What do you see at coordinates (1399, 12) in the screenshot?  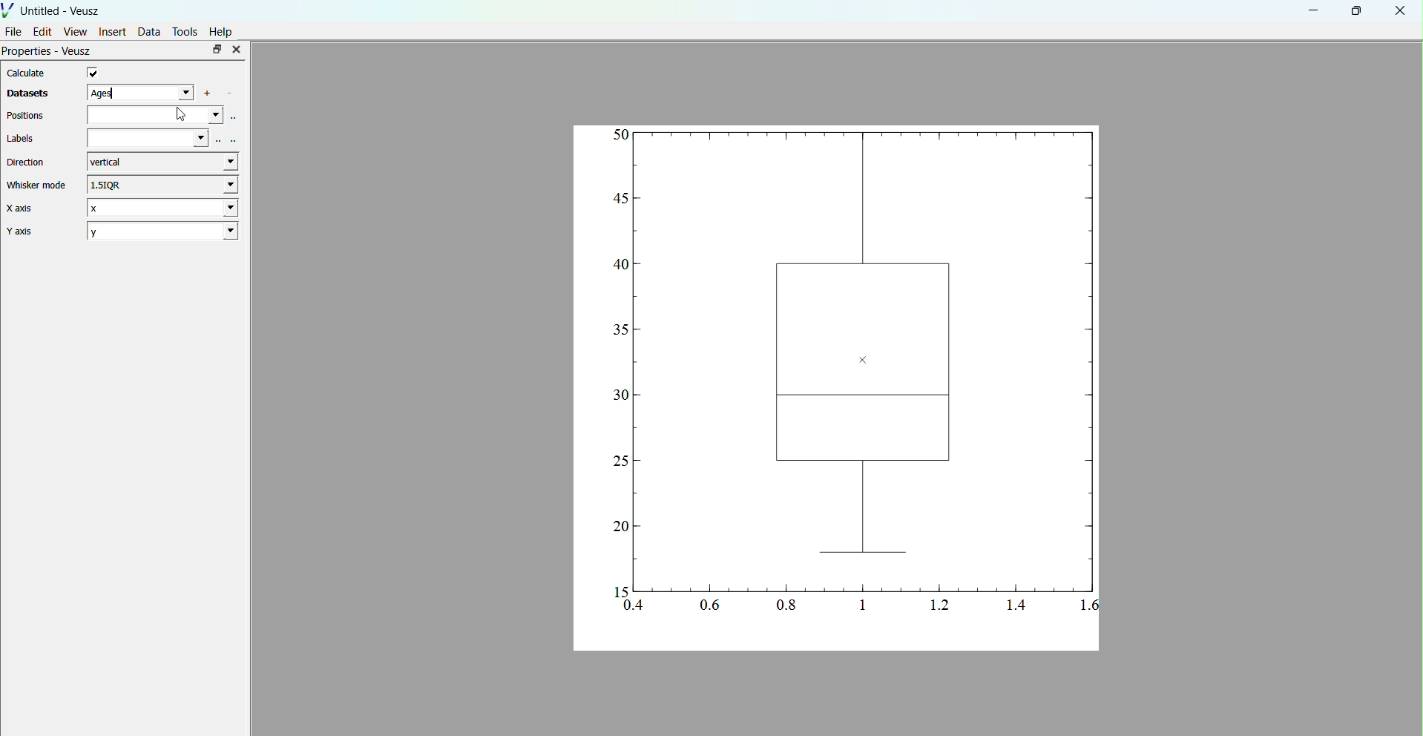 I see `close` at bounding box center [1399, 12].